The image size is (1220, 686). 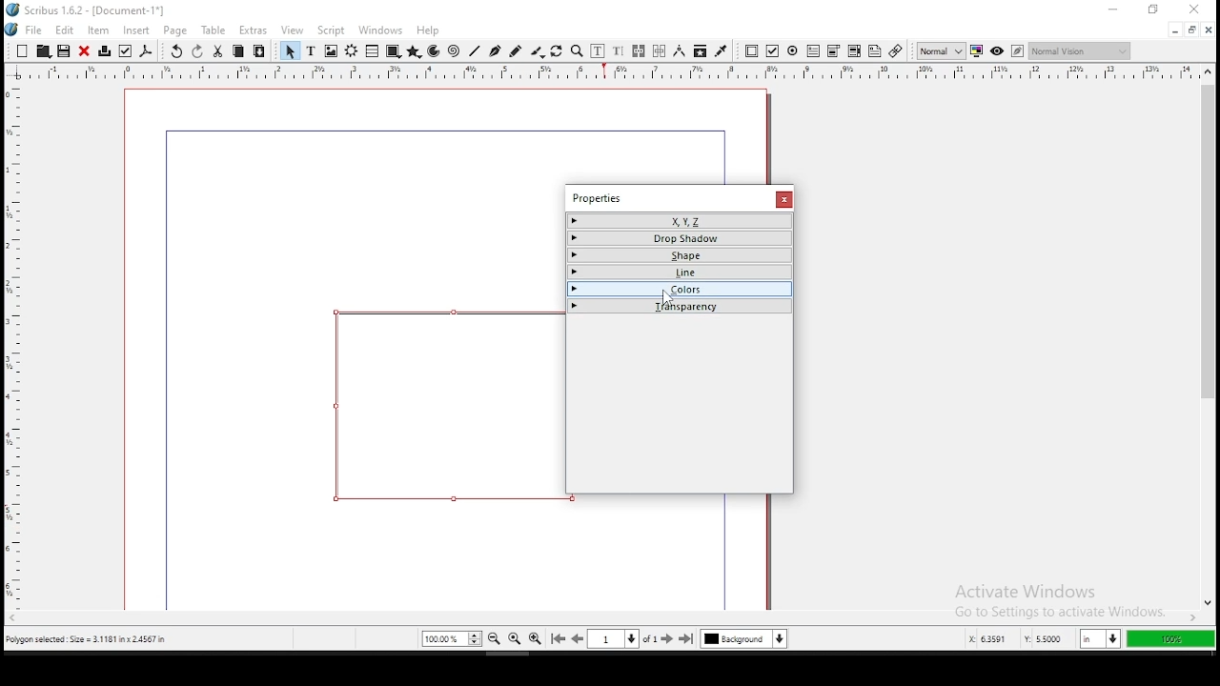 I want to click on save as pdf, so click(x=146, y=51).